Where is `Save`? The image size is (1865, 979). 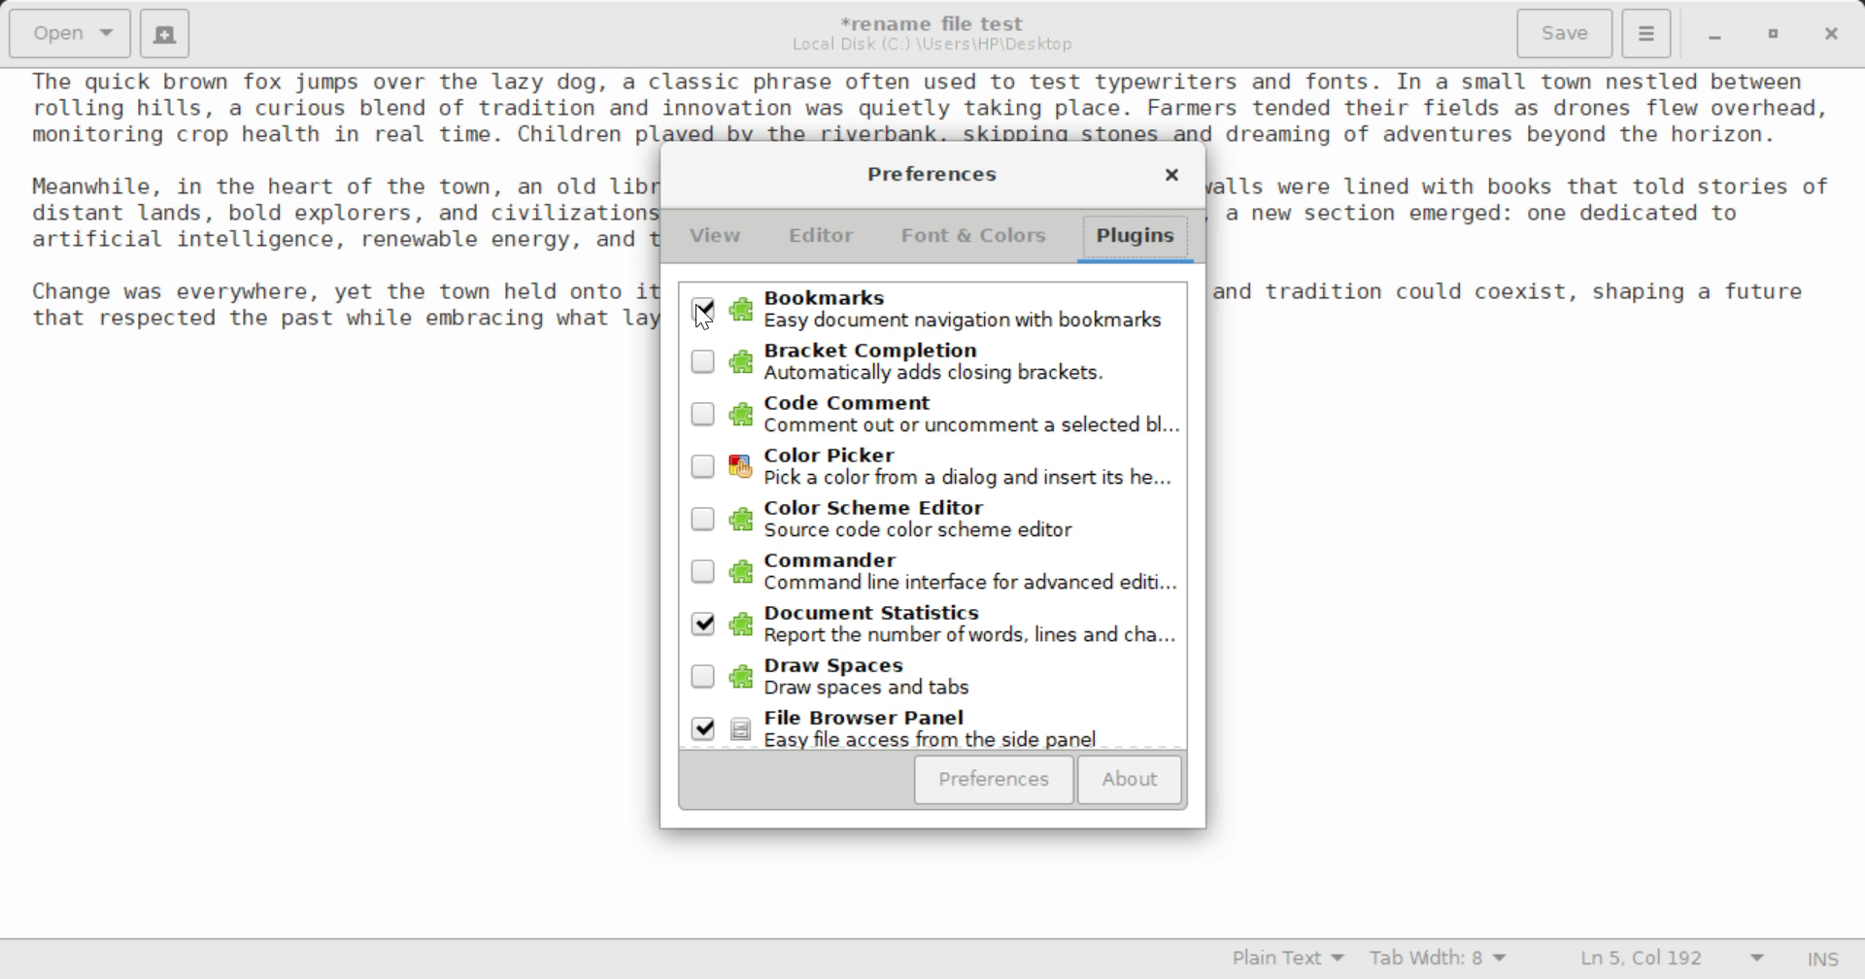
Save is located at coordinates (1567, 34).